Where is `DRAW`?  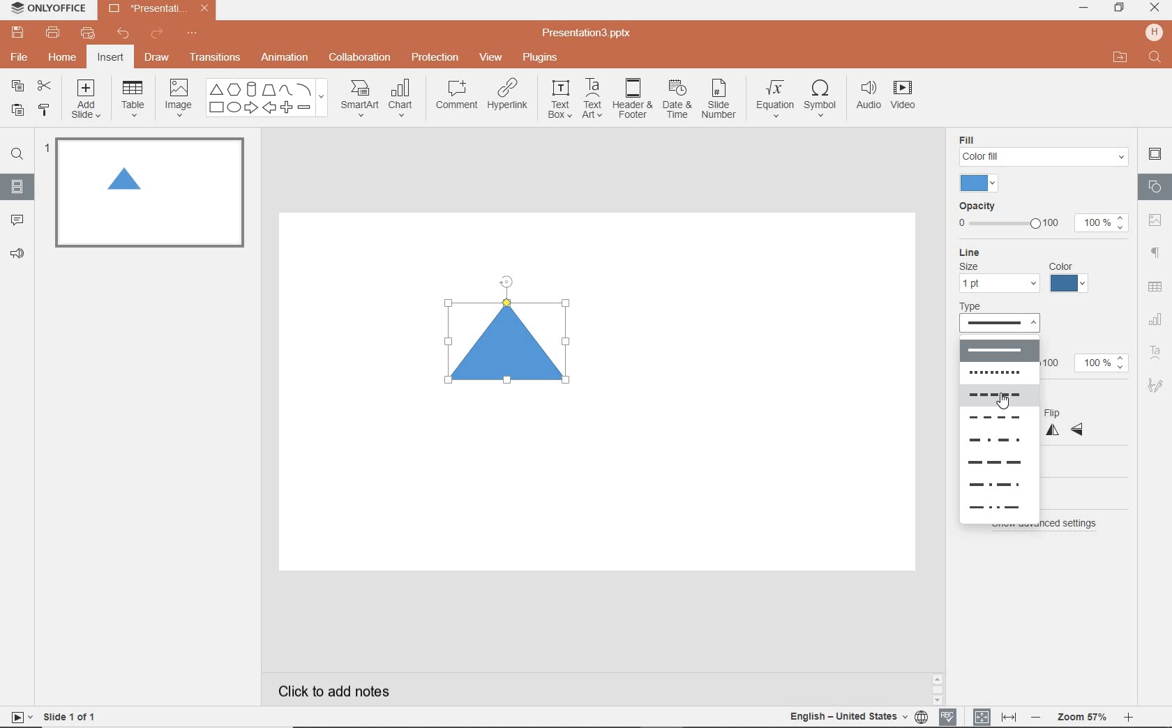 DRAW is located at coordinates (158, 59).